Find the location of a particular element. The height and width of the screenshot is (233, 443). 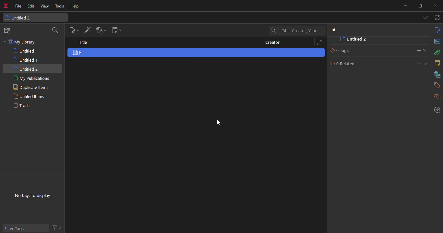

munimize is located at coordinates (405, 6).